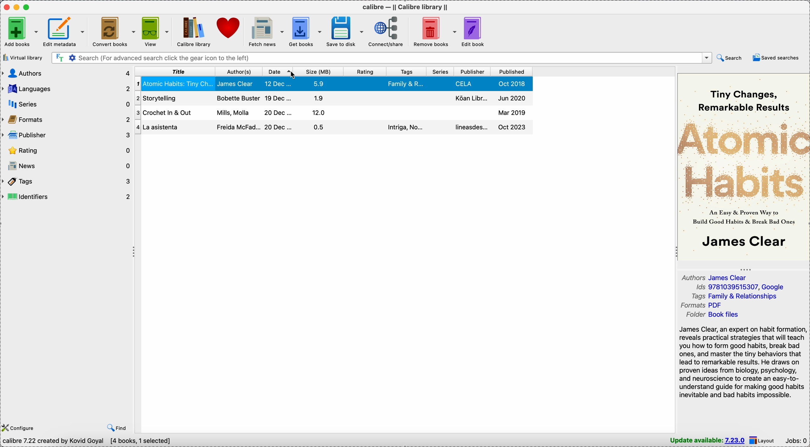 The width and height of the screenshot is (810, 447). I want to click on close Calibre, so click(6, 7).